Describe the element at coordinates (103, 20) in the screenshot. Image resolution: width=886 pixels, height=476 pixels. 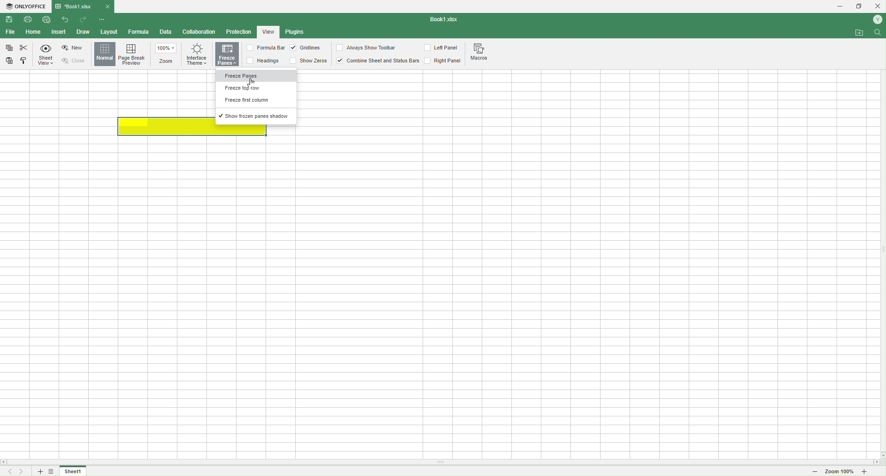
I see `Quick Access Customize Toolbar` at that location.